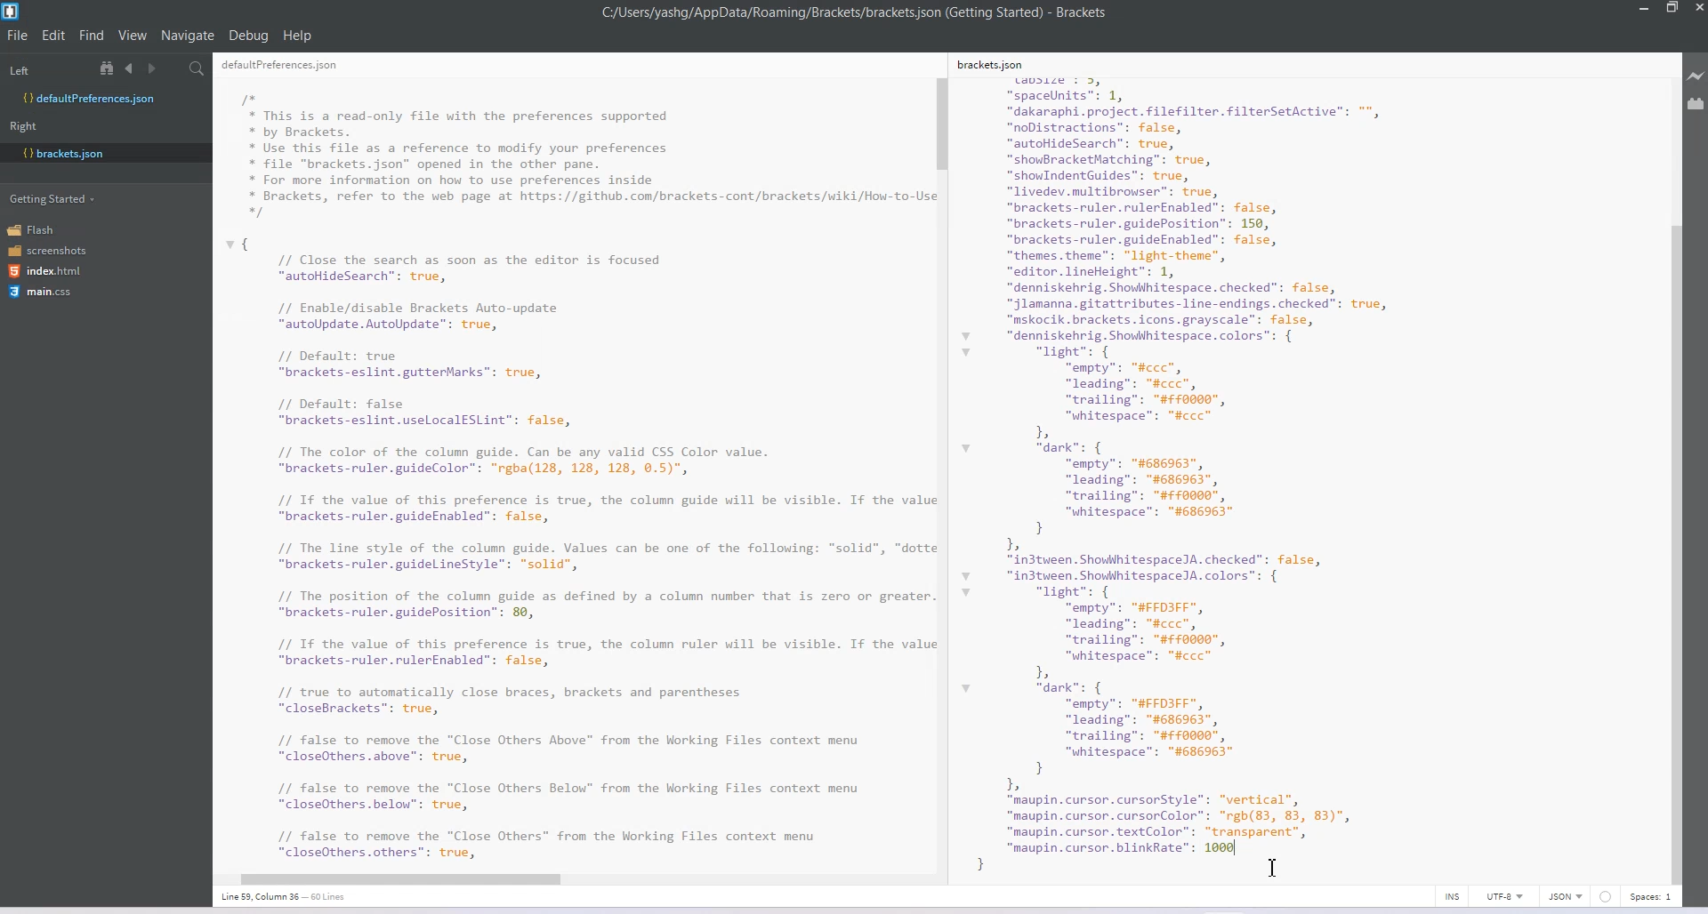 The width and height of the screenshot is (1708, 914). Describe the element at coordinates (1504, 896) in the screenshot. I see `UTF-8` at that location.